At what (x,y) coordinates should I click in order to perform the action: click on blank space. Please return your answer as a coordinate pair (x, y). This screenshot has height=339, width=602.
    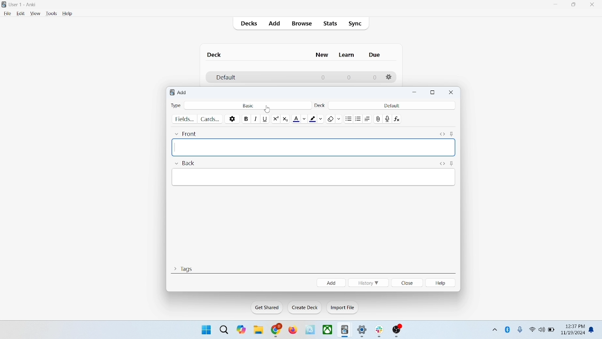
    Looking at the image, I should click on (313, 148).